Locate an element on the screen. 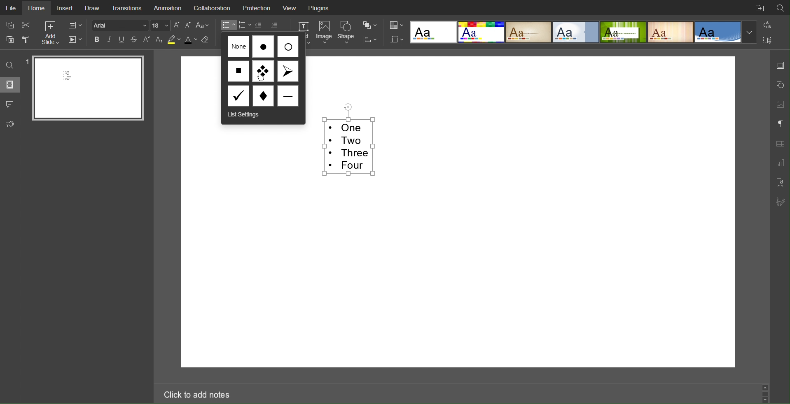  Font Size is located at coordinates (160, 26).